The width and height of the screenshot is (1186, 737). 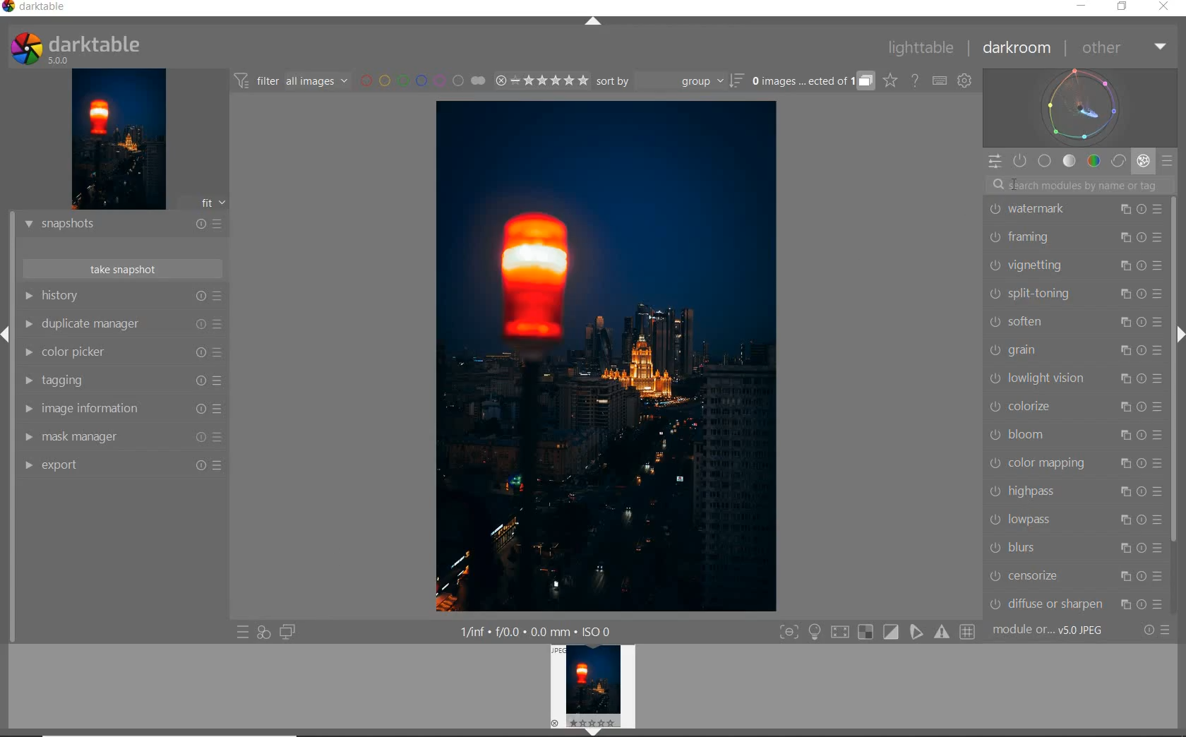 I want to click on Reset, so click(x=1142, y=549).